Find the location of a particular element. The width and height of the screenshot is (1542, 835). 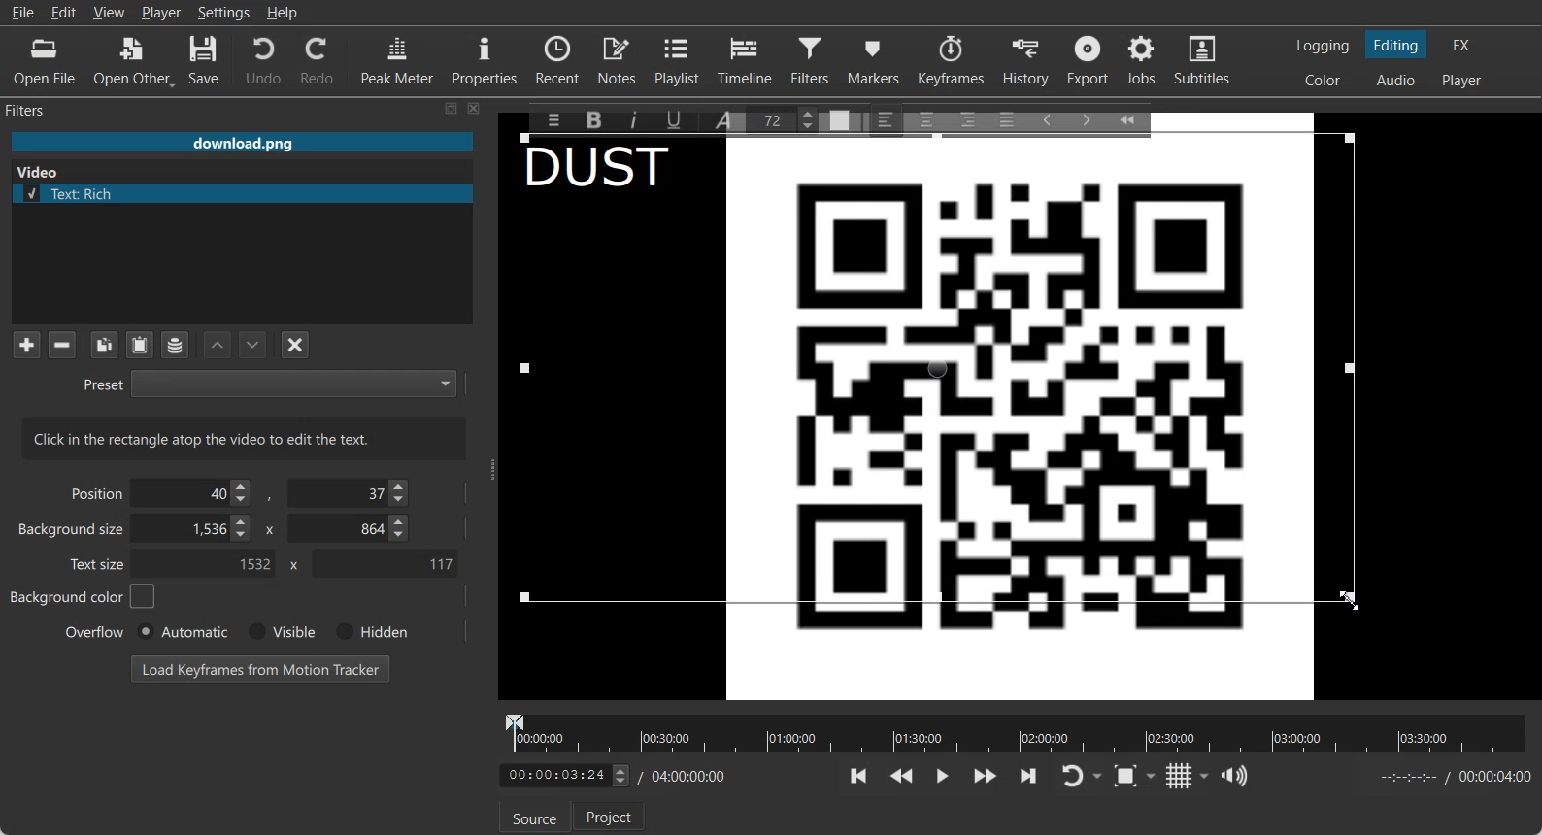

Justify is located at coordinates (1007, 117).